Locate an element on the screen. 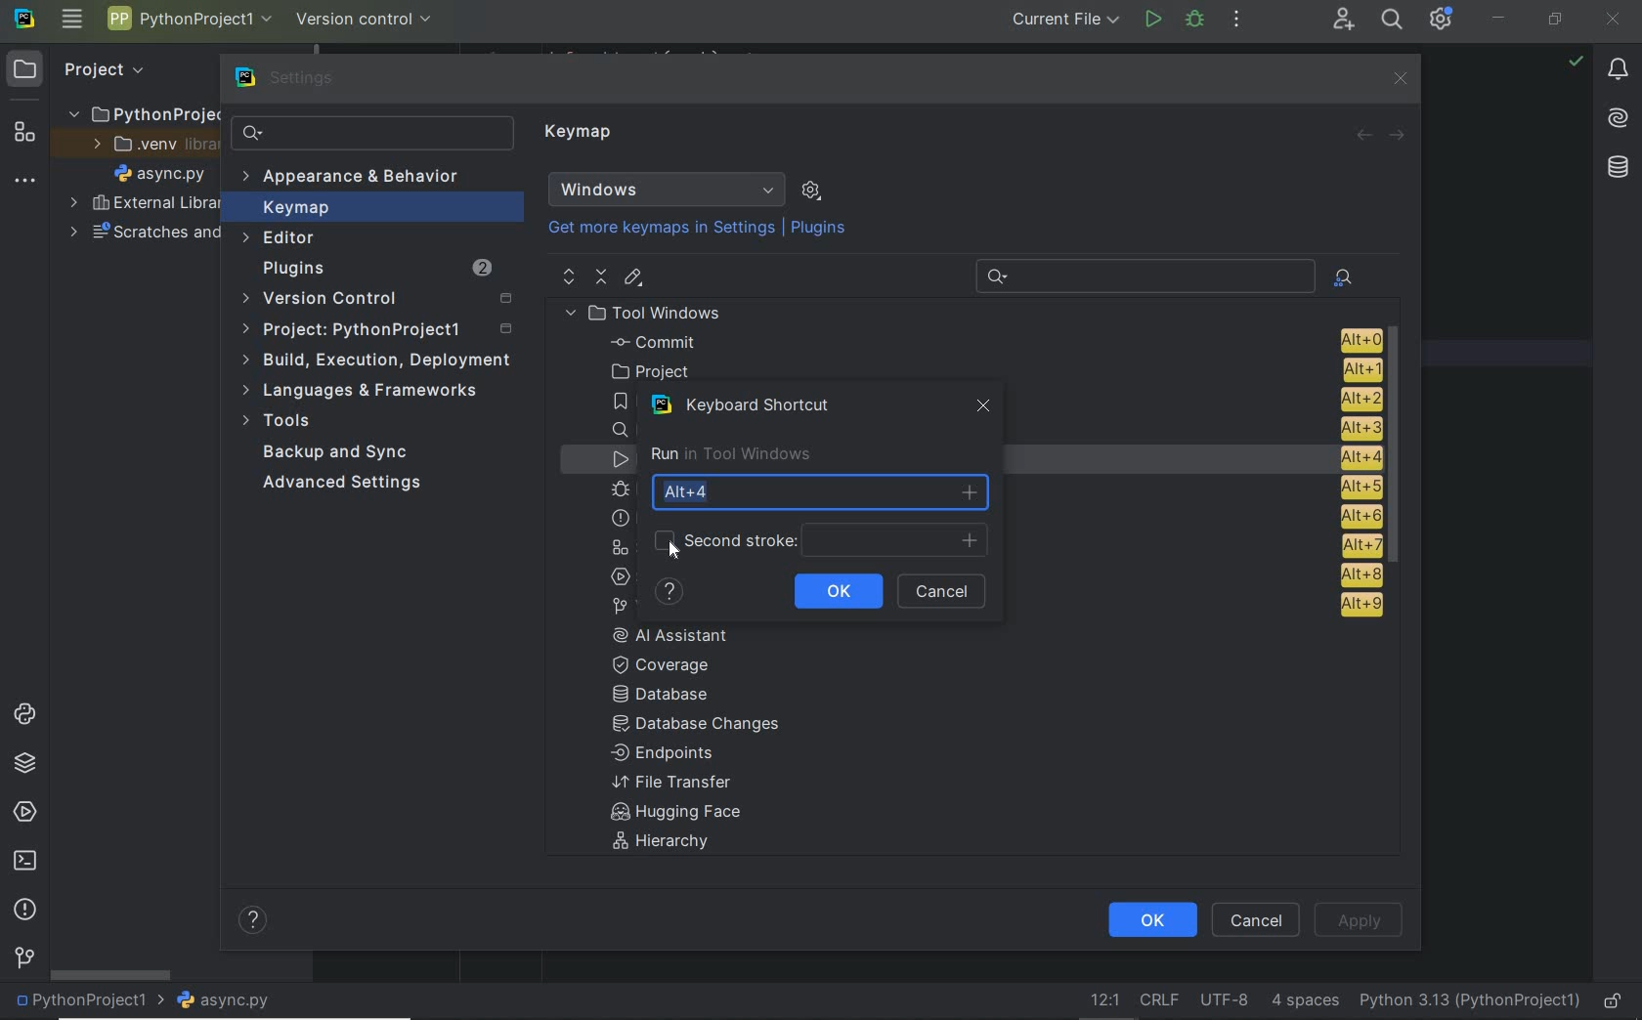 The height and width of the screenshot is (1020, 1642). Database is located at coordinates (667, 696).